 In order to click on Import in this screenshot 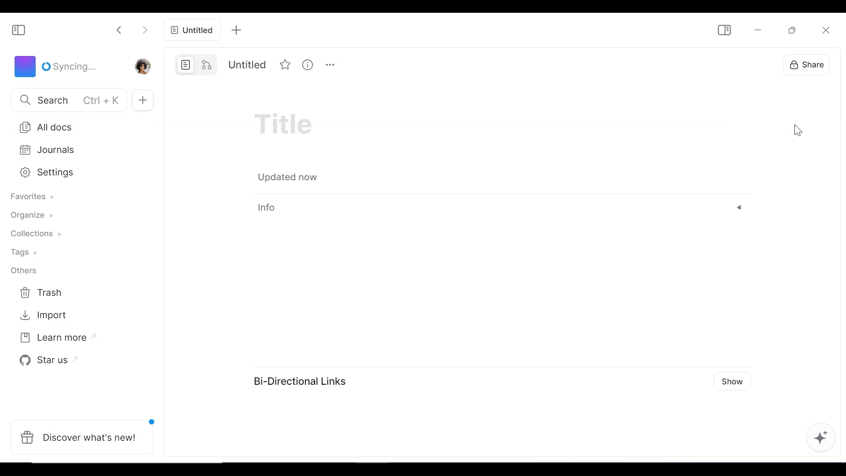, I will do `click(42, 316)`.